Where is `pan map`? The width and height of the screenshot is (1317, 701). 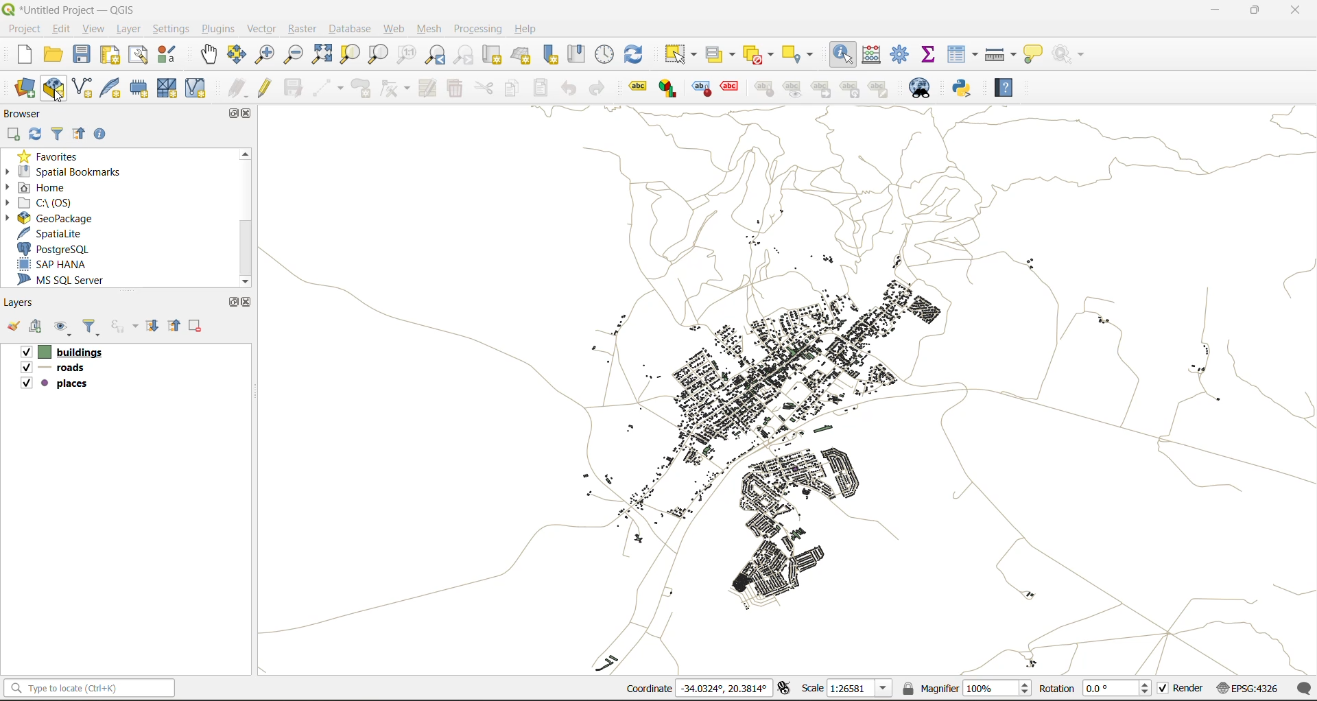 pan map is located at coordinates (209, 57).